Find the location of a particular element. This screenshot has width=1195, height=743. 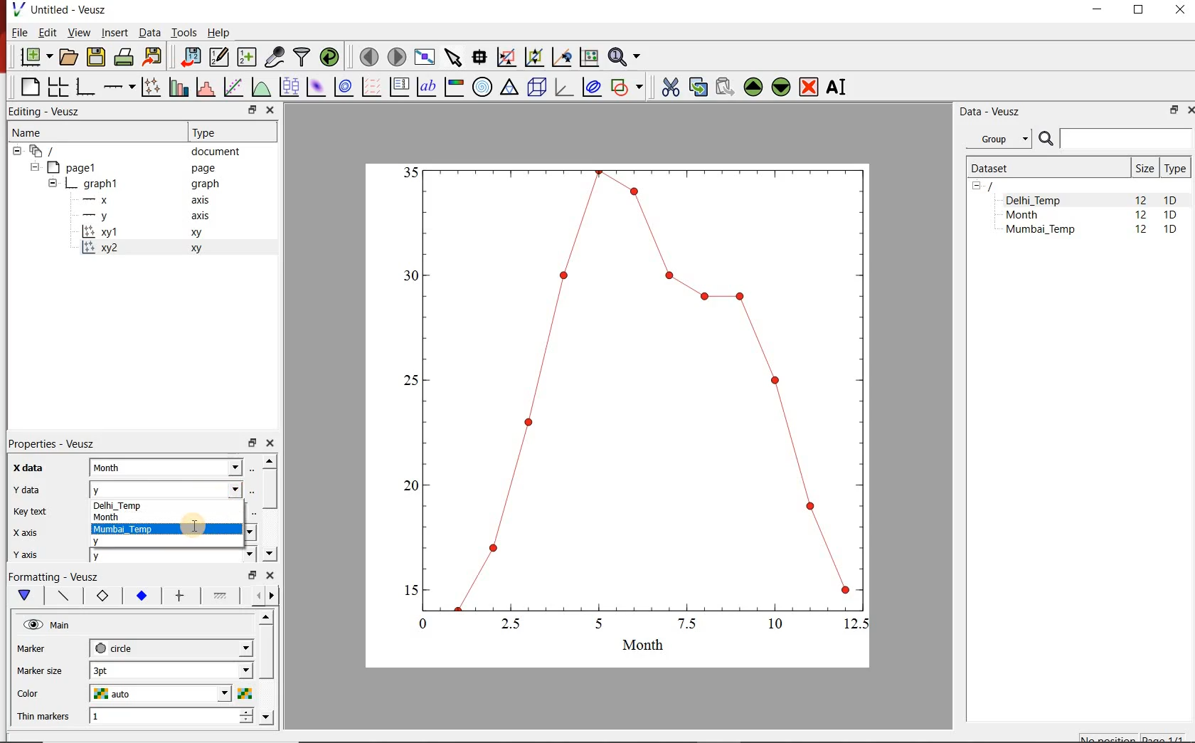

-y axis is located at coordinates (140, 217).